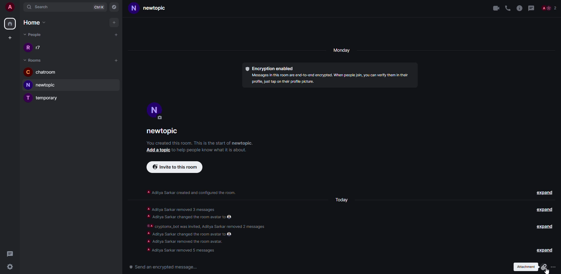  I want to click on add, so click(114, 22).